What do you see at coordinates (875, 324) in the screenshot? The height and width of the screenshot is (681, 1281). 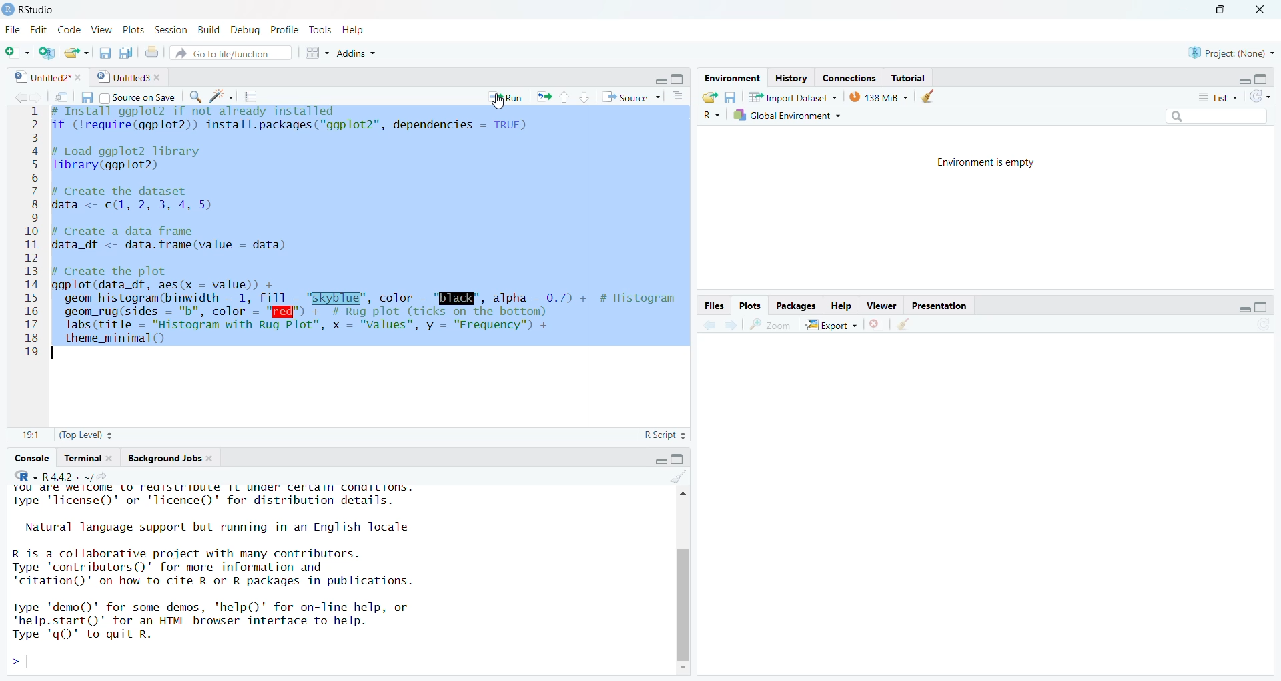 I see `Remove current viewer` at bounding box center [875, 324].